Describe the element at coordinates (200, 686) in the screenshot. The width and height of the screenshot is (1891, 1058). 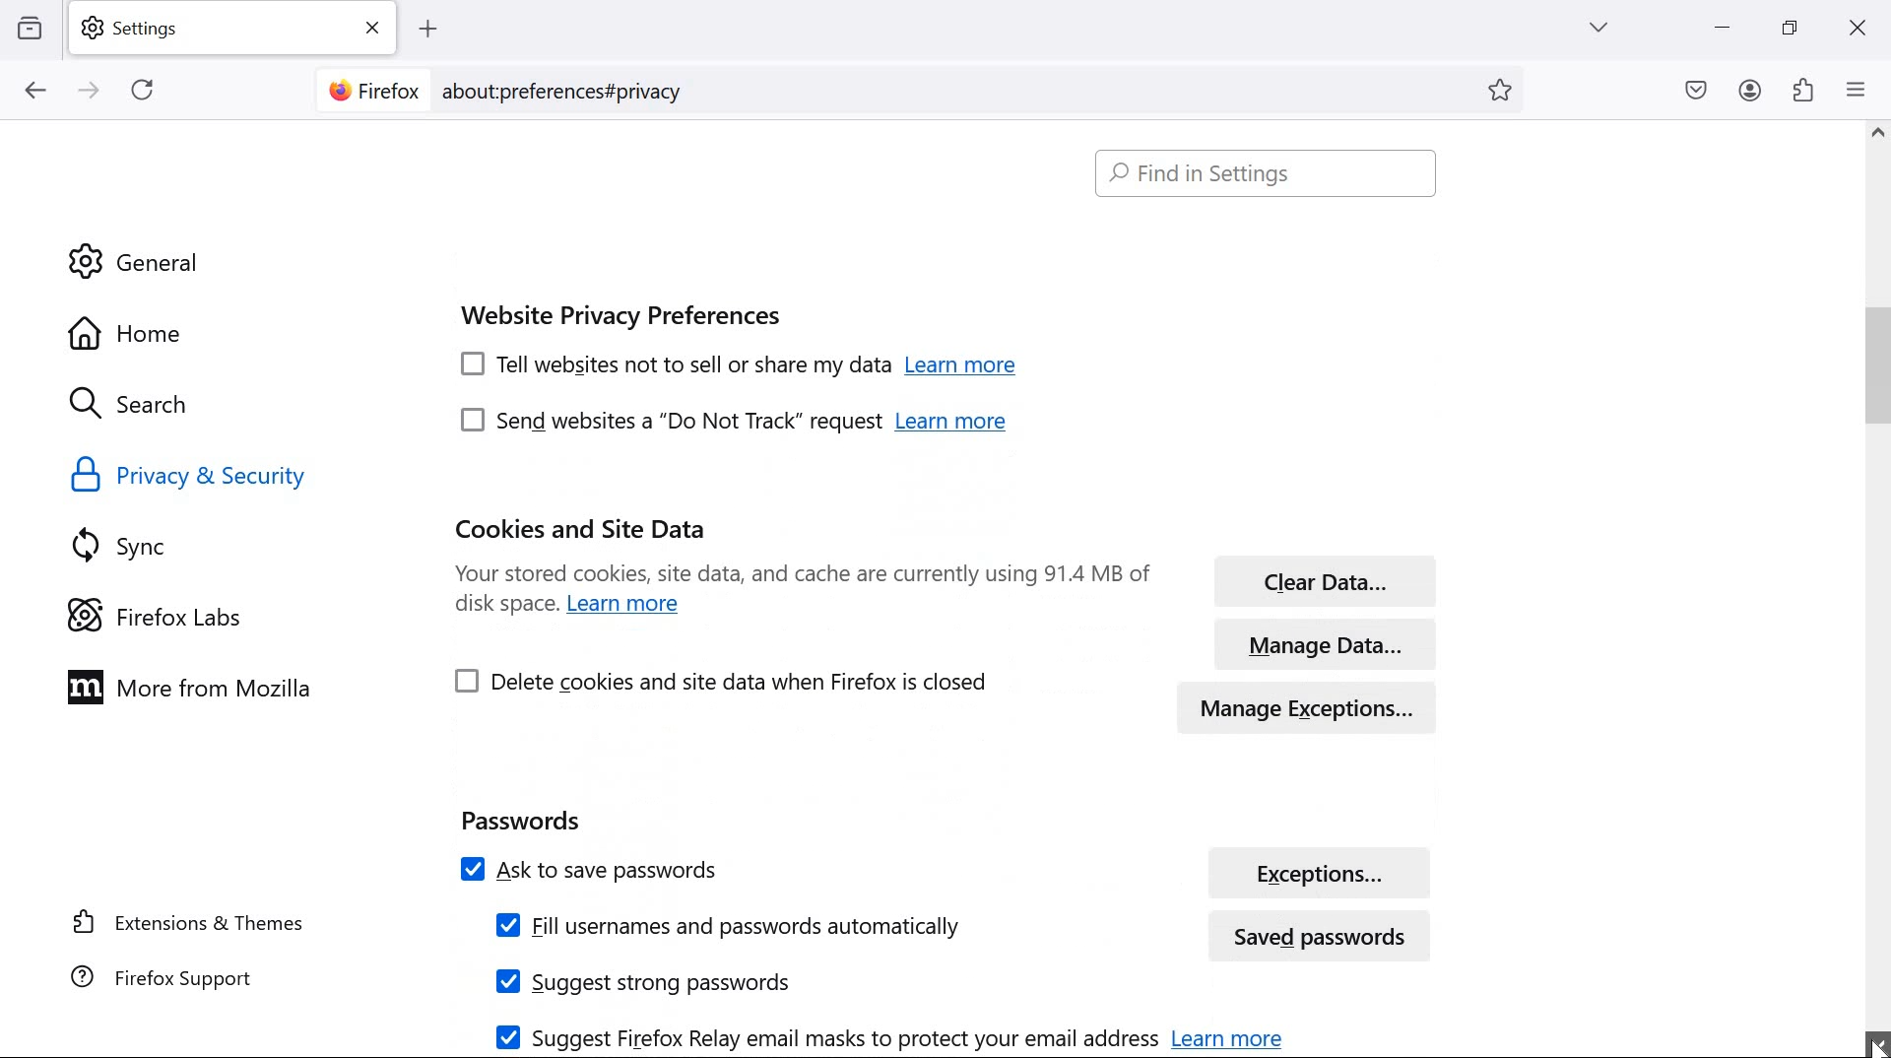
I see `more from Mozilla` at that location.